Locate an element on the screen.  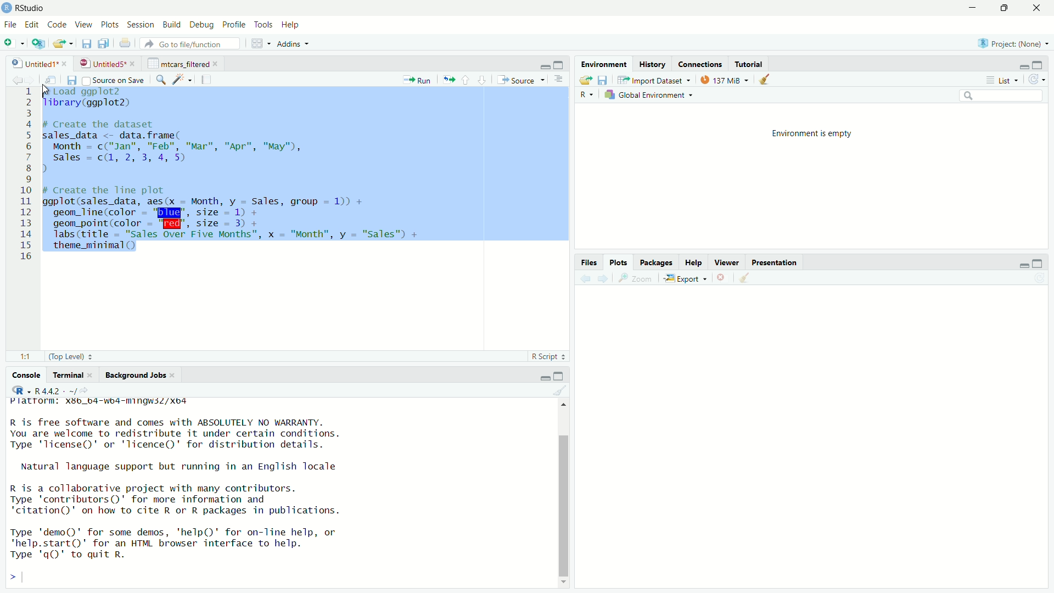
edit is located at coordinates (32, 25).